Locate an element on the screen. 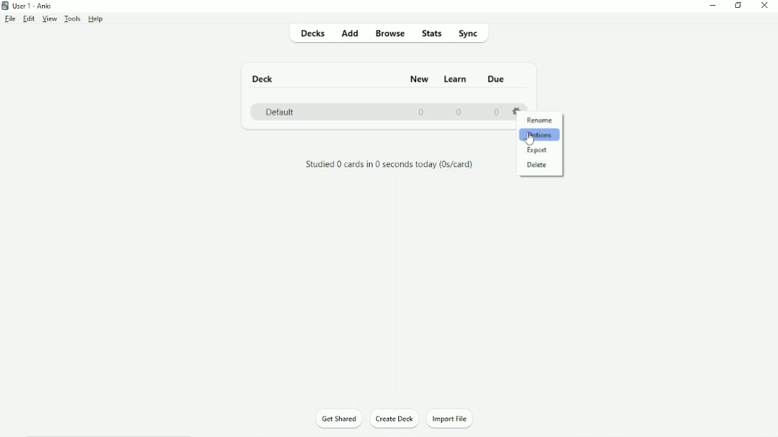  0 is located at coordinates (496, 112).